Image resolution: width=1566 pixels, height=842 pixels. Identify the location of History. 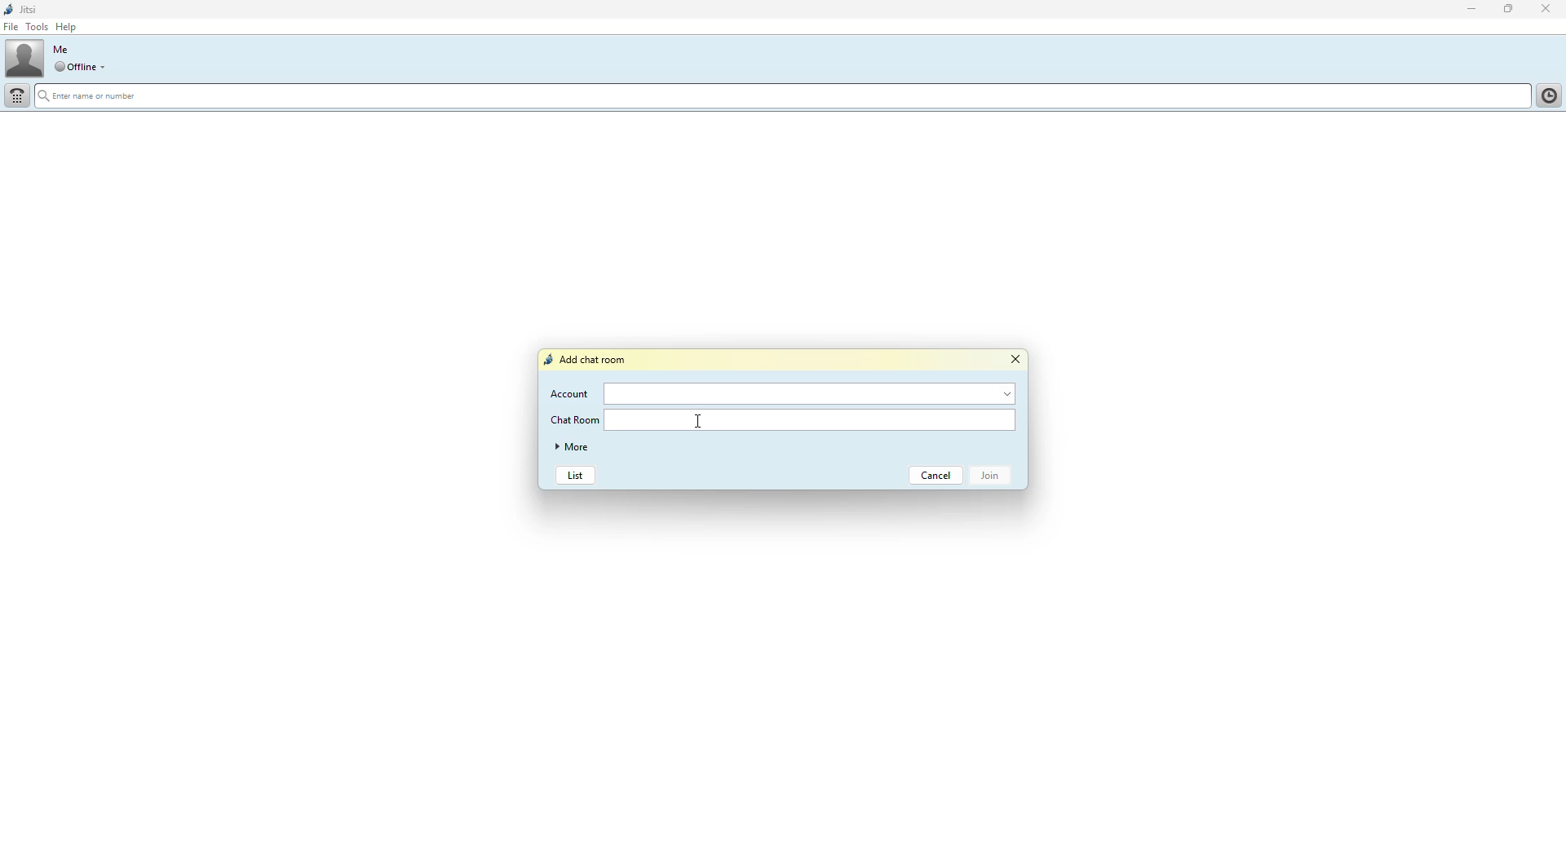
(1546, 94).